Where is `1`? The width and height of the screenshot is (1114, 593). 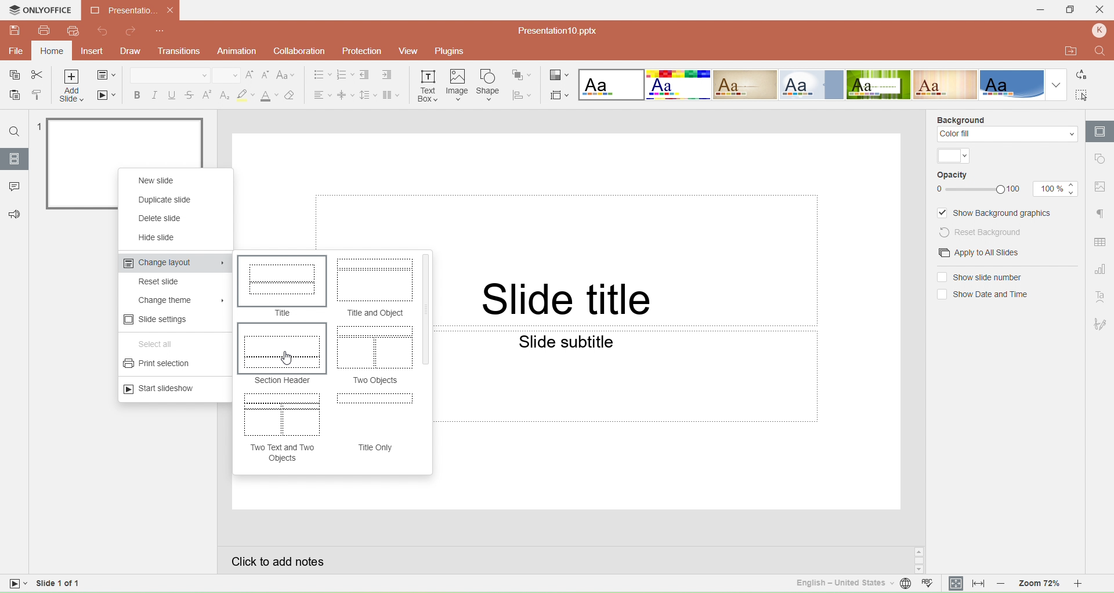 1 is located at coordinates (38, 125).